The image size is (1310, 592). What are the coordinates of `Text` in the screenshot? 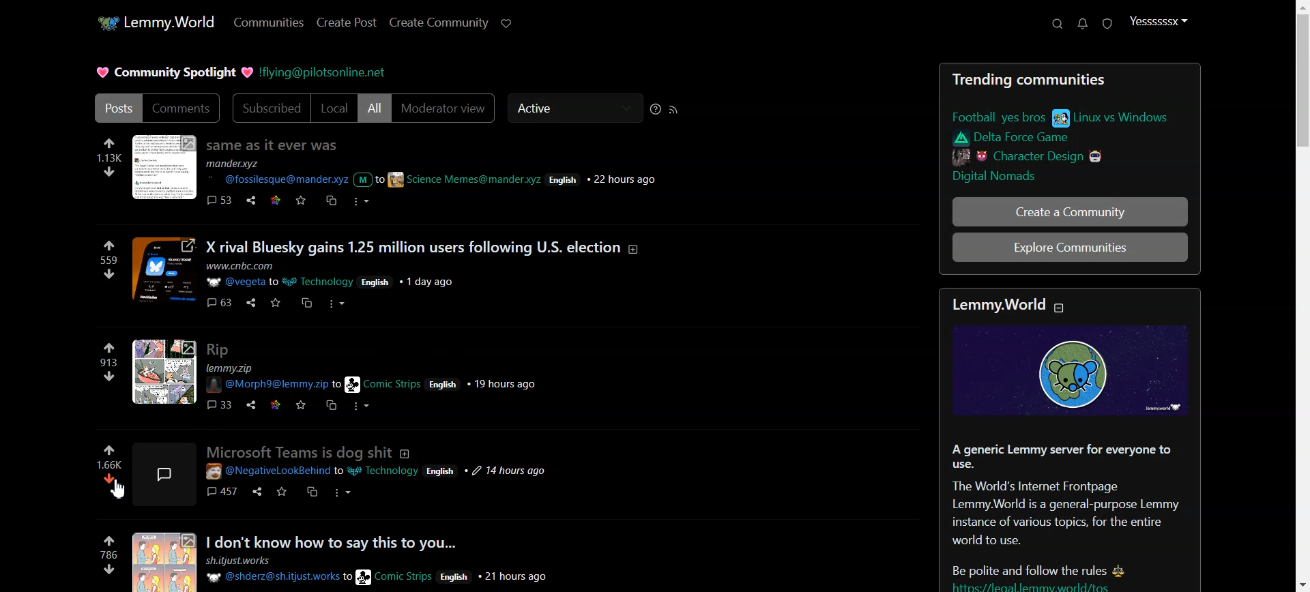 It's located at (1068, 442).